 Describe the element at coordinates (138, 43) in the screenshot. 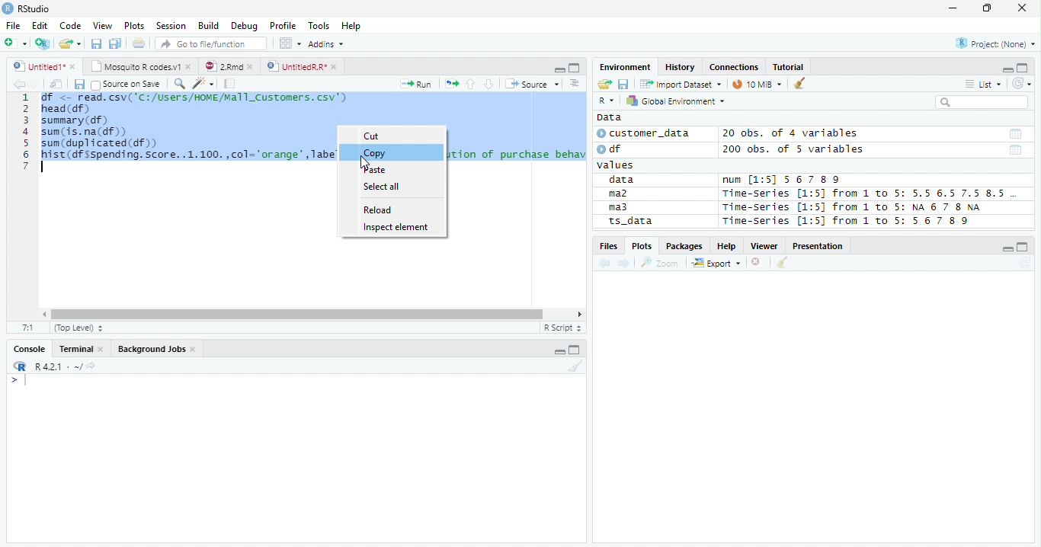

I see `Print` at that location.